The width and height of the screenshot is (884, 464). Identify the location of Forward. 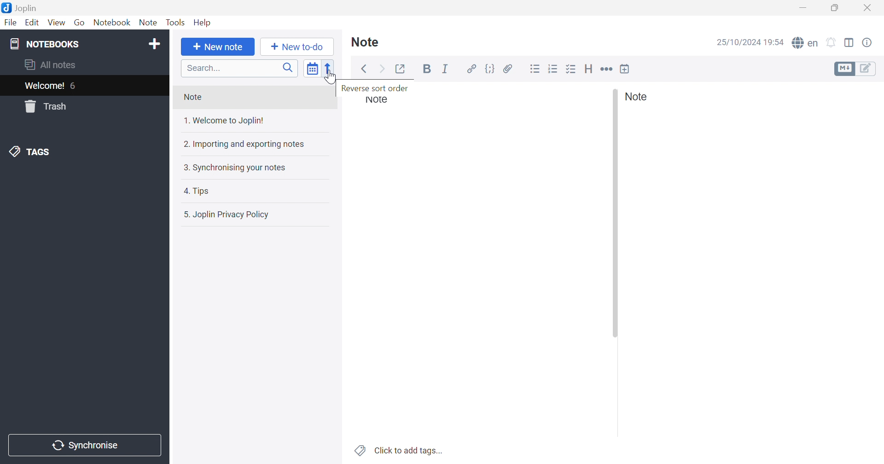
(383, 69).